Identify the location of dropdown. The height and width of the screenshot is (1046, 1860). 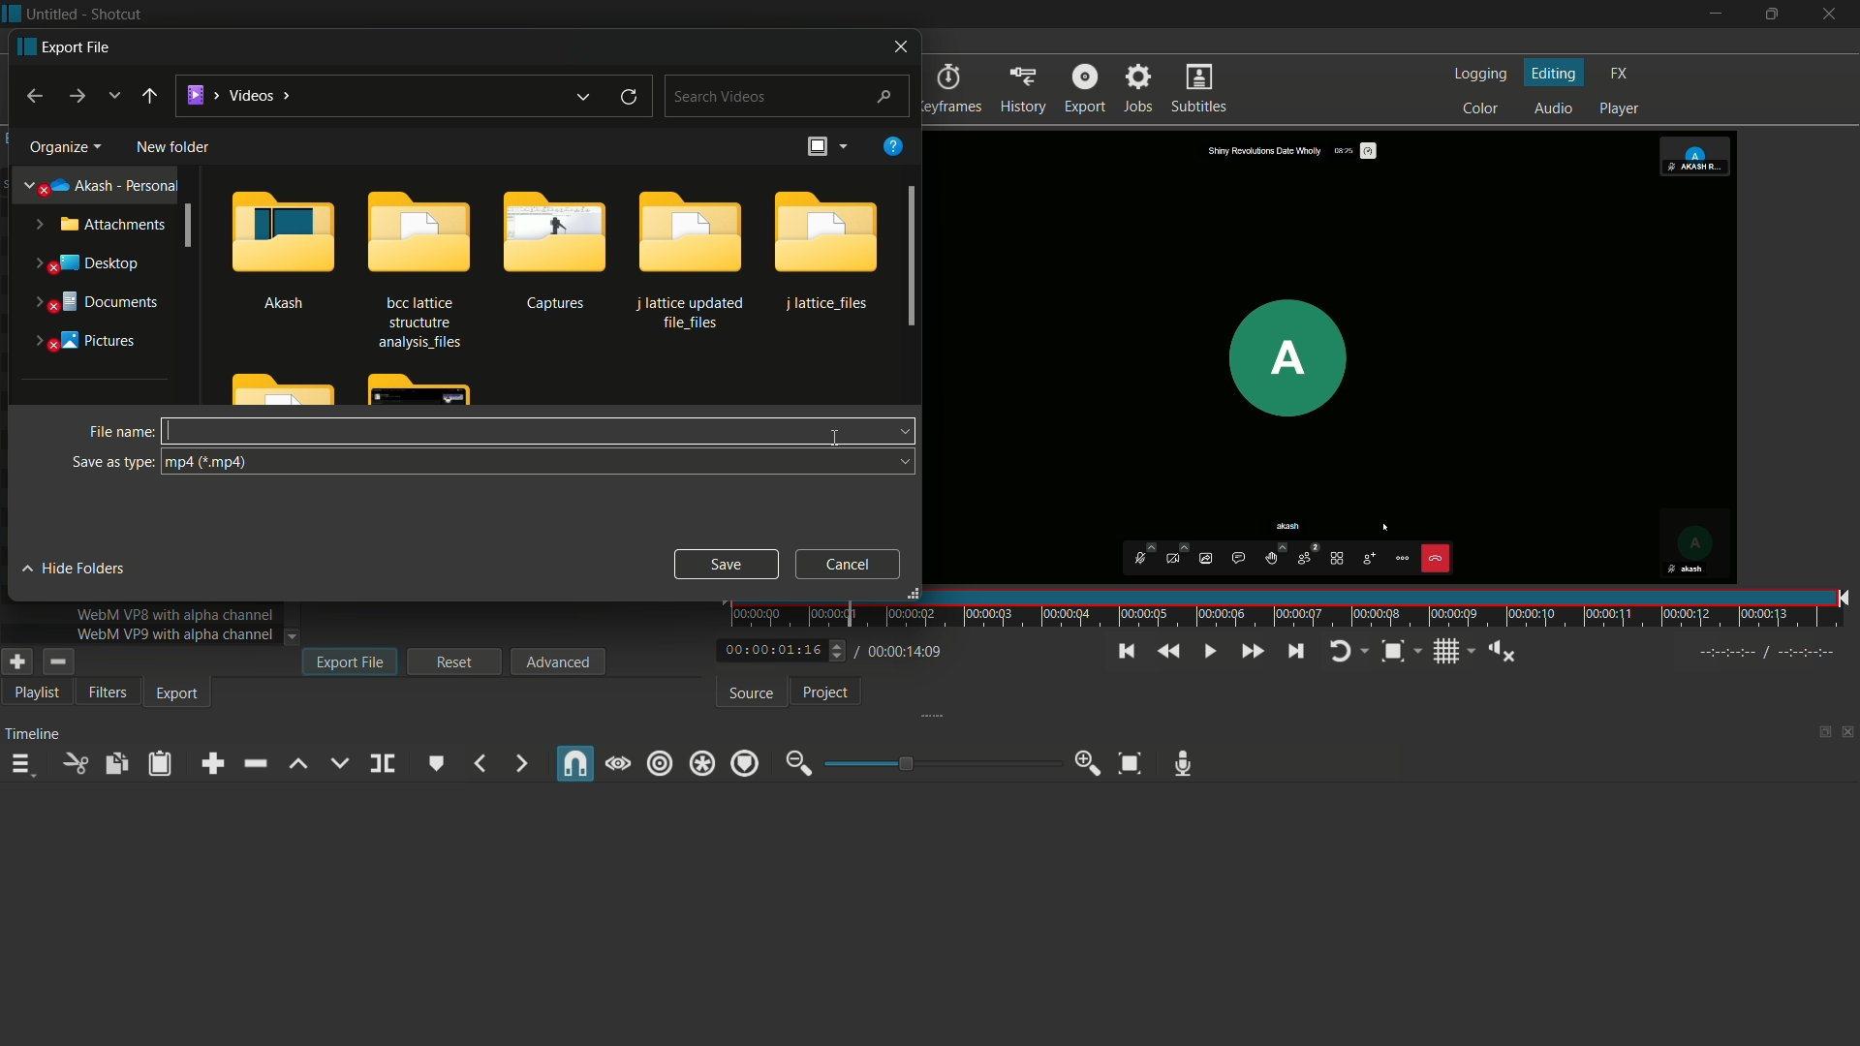
(899, 463).